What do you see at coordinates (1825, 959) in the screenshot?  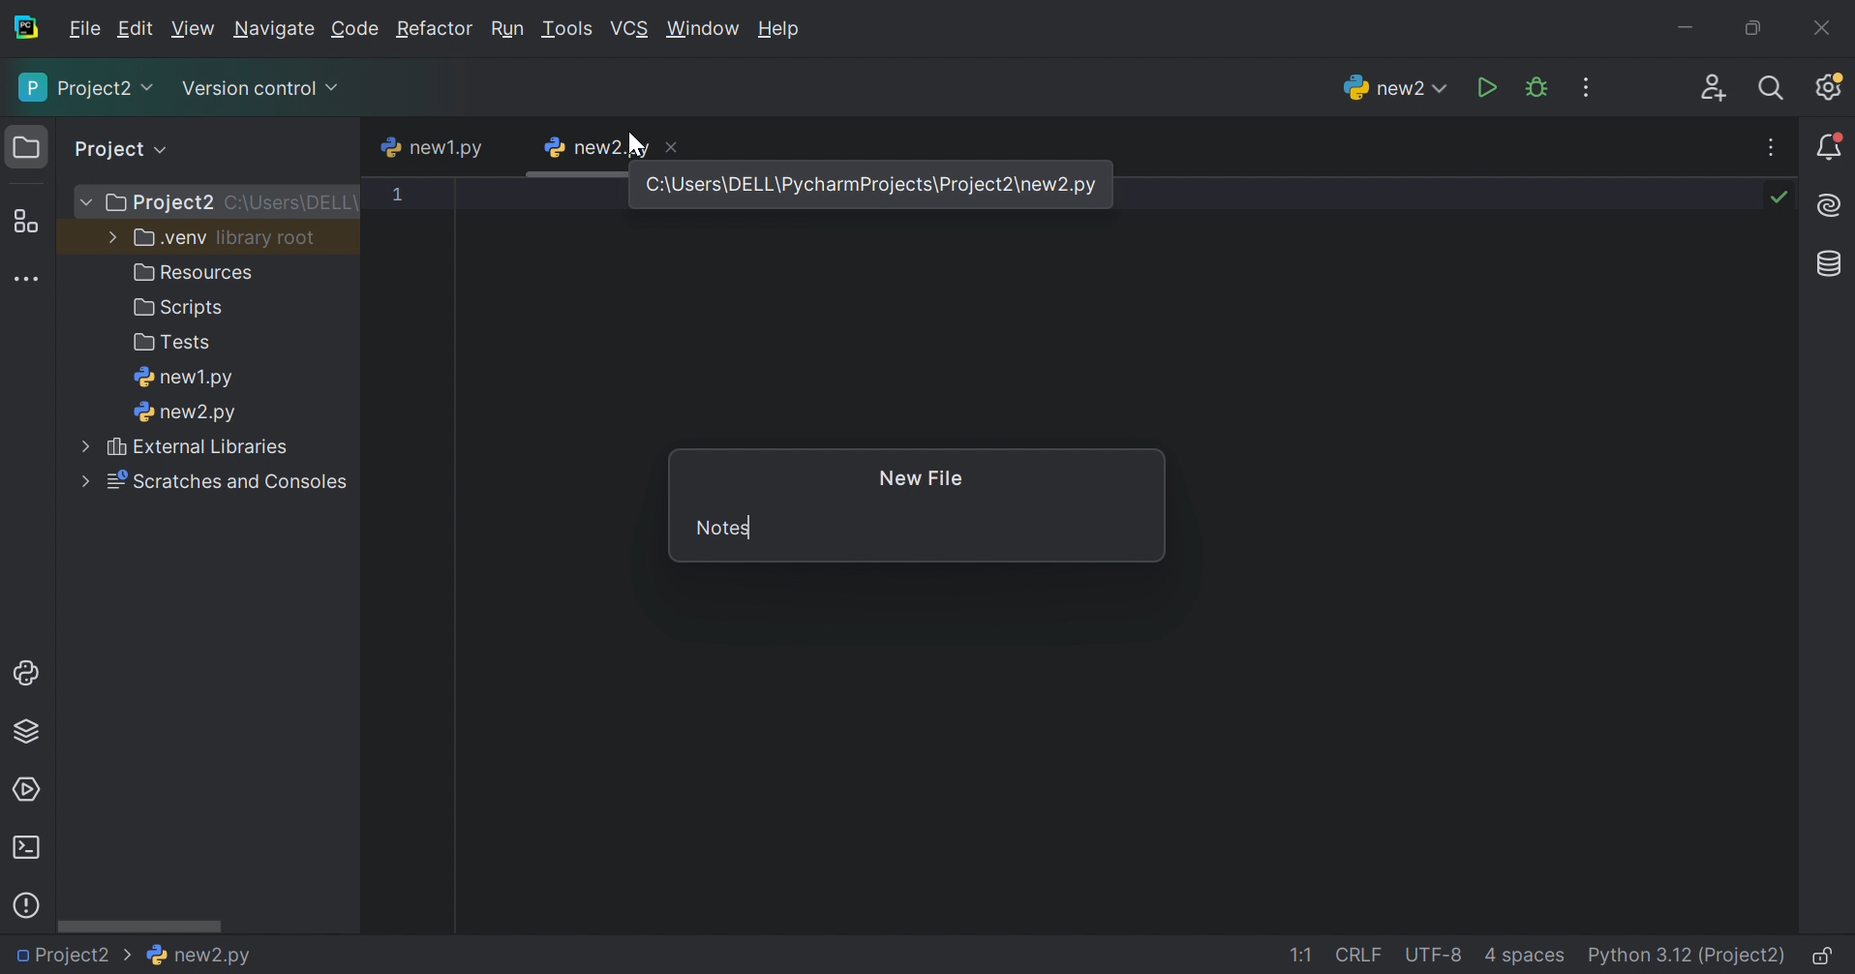 I see `Make file read-only` at bounding box center [1825, 959].